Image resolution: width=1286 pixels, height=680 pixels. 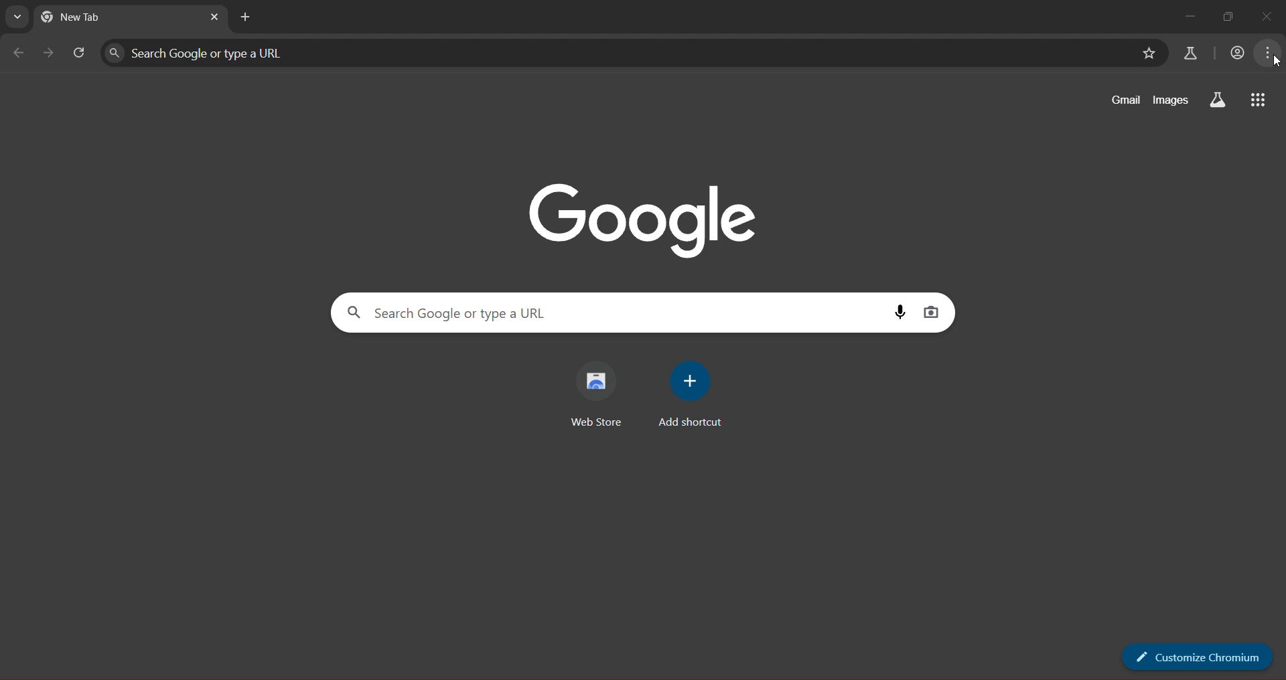 What do you see at coordinates (900, 311) in the screenshot?
I see `voice search` at bounding box center [900, 311].